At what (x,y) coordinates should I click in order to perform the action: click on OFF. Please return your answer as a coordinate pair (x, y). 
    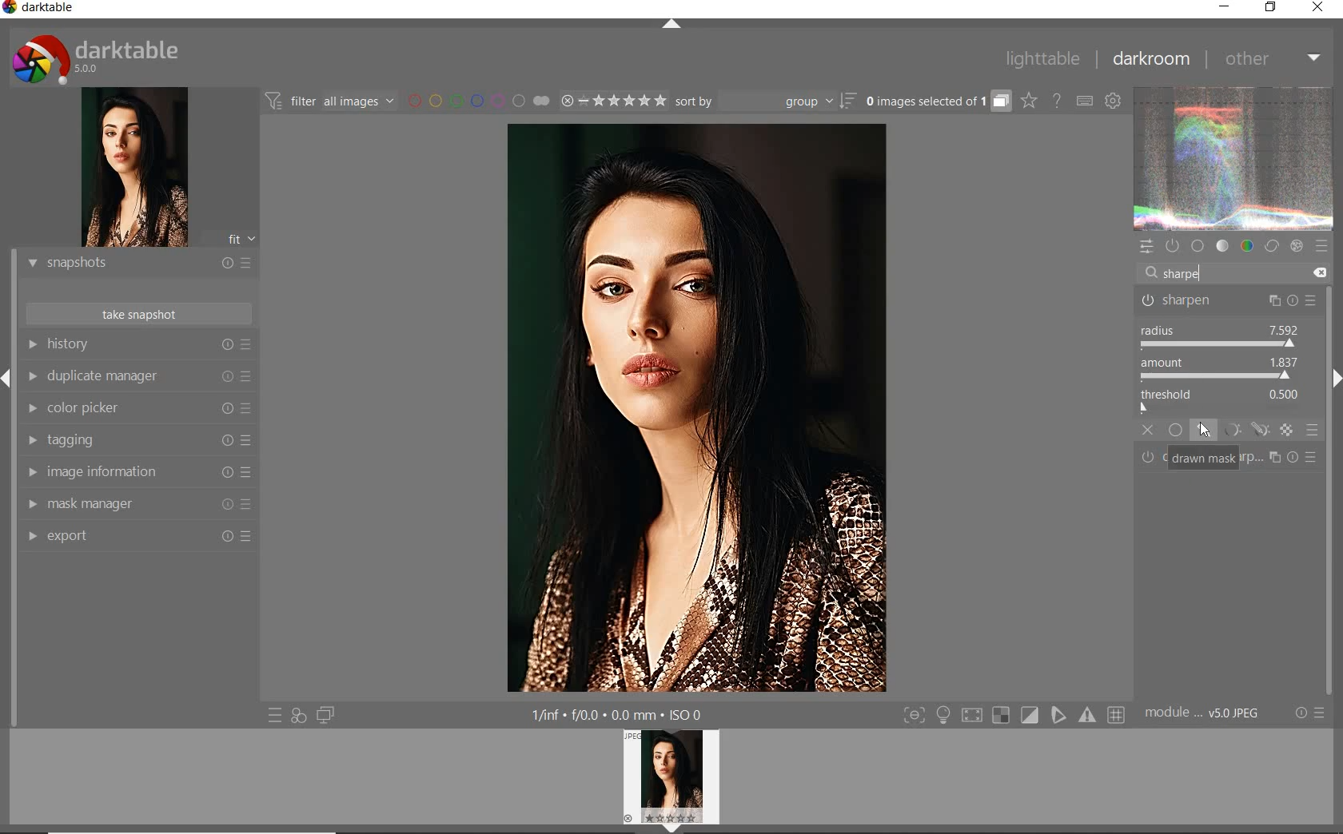
    Looking at the image, I should click on (1149, 430).